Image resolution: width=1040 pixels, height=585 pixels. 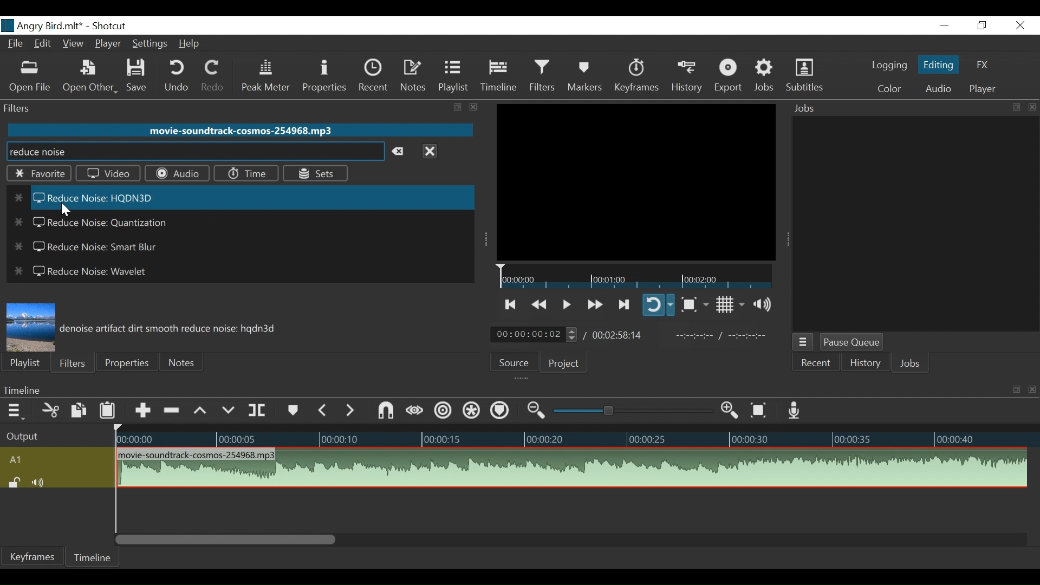 I want to click on In point, so click(x=721, y=337).